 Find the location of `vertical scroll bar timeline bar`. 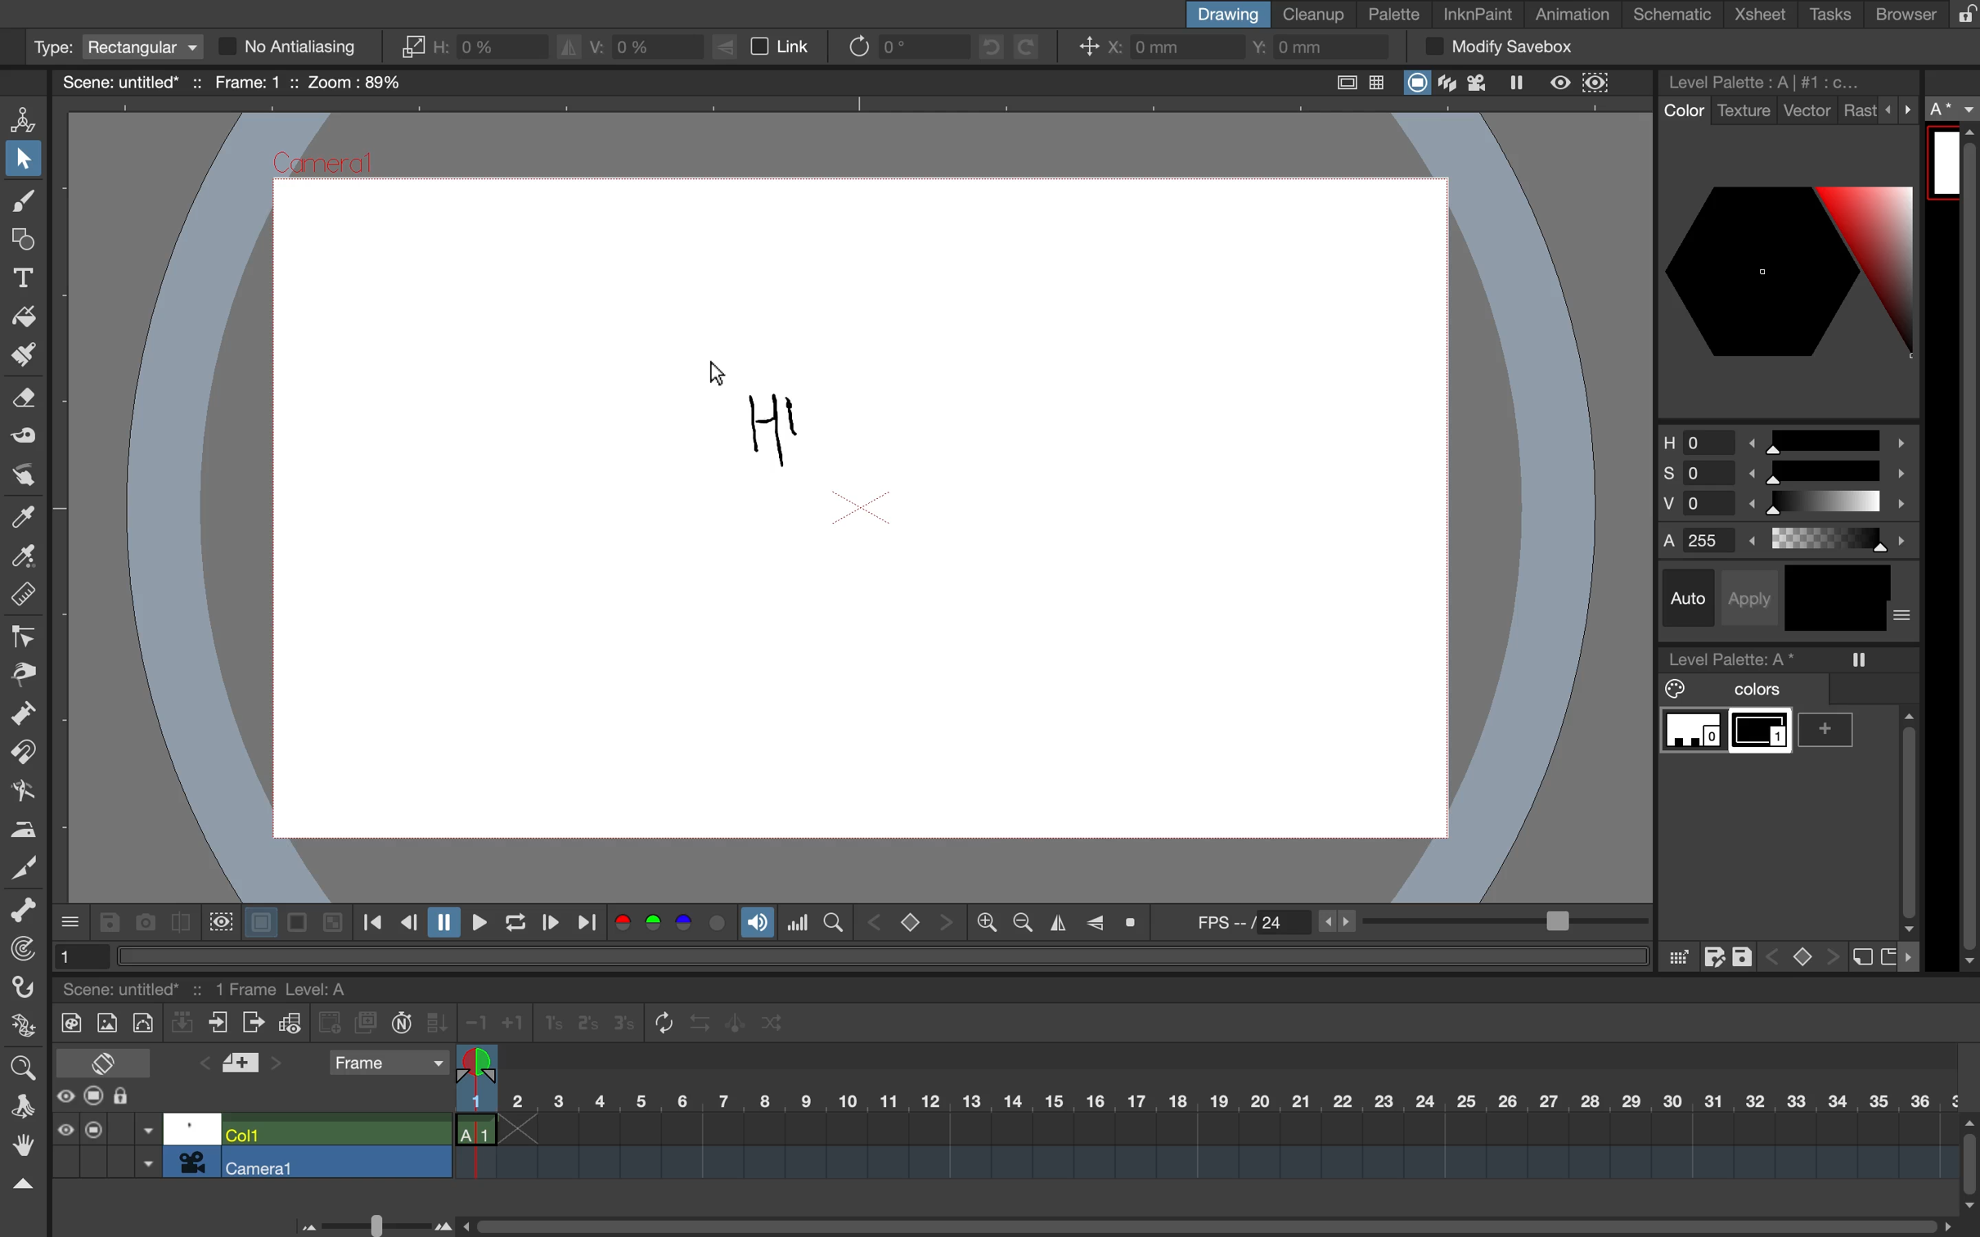

vertical scroll bar timeline bar is located at coordinates (1968, 1162).